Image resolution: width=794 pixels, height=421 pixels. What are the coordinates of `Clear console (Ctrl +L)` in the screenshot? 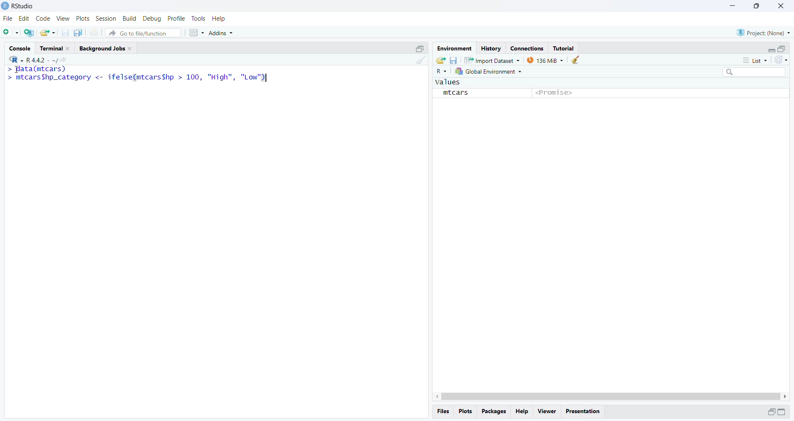 It's located at (419, 65).